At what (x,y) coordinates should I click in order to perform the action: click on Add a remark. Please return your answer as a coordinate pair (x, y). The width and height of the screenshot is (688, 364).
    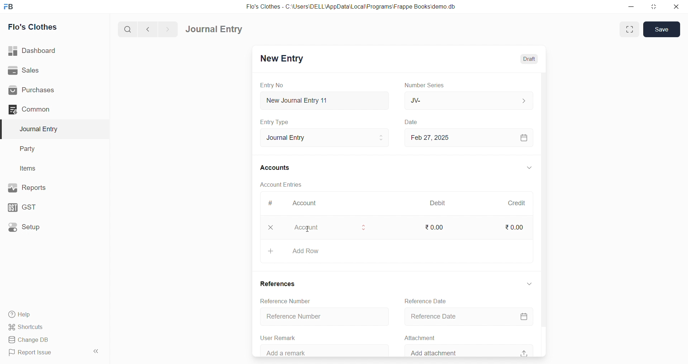
    Looking at the image, I should click on (323, 350).